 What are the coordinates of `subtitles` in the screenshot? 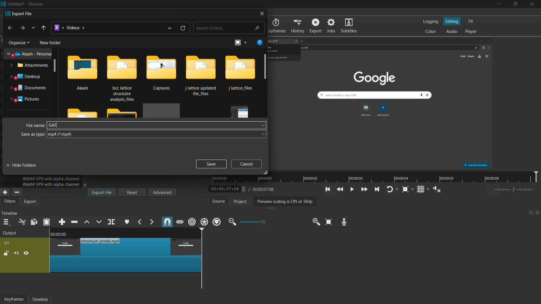 It's located at (349, 25).